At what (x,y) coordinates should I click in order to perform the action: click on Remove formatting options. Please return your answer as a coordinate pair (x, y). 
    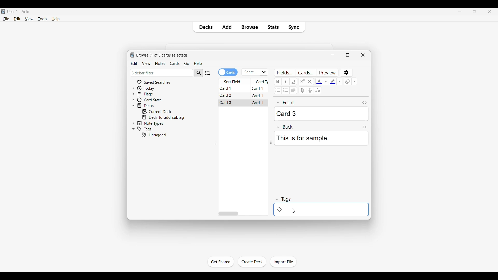
    Looking at the image, I should click on (354, 81).